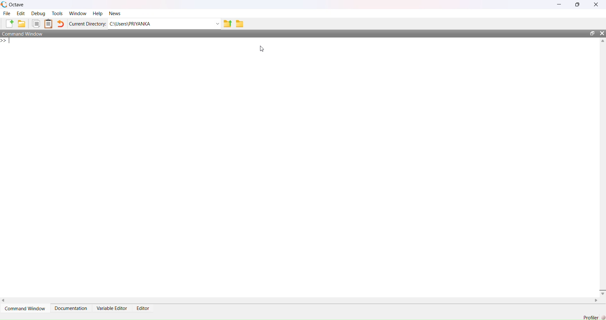  I want to click on Create Folder, so click(22, 24).